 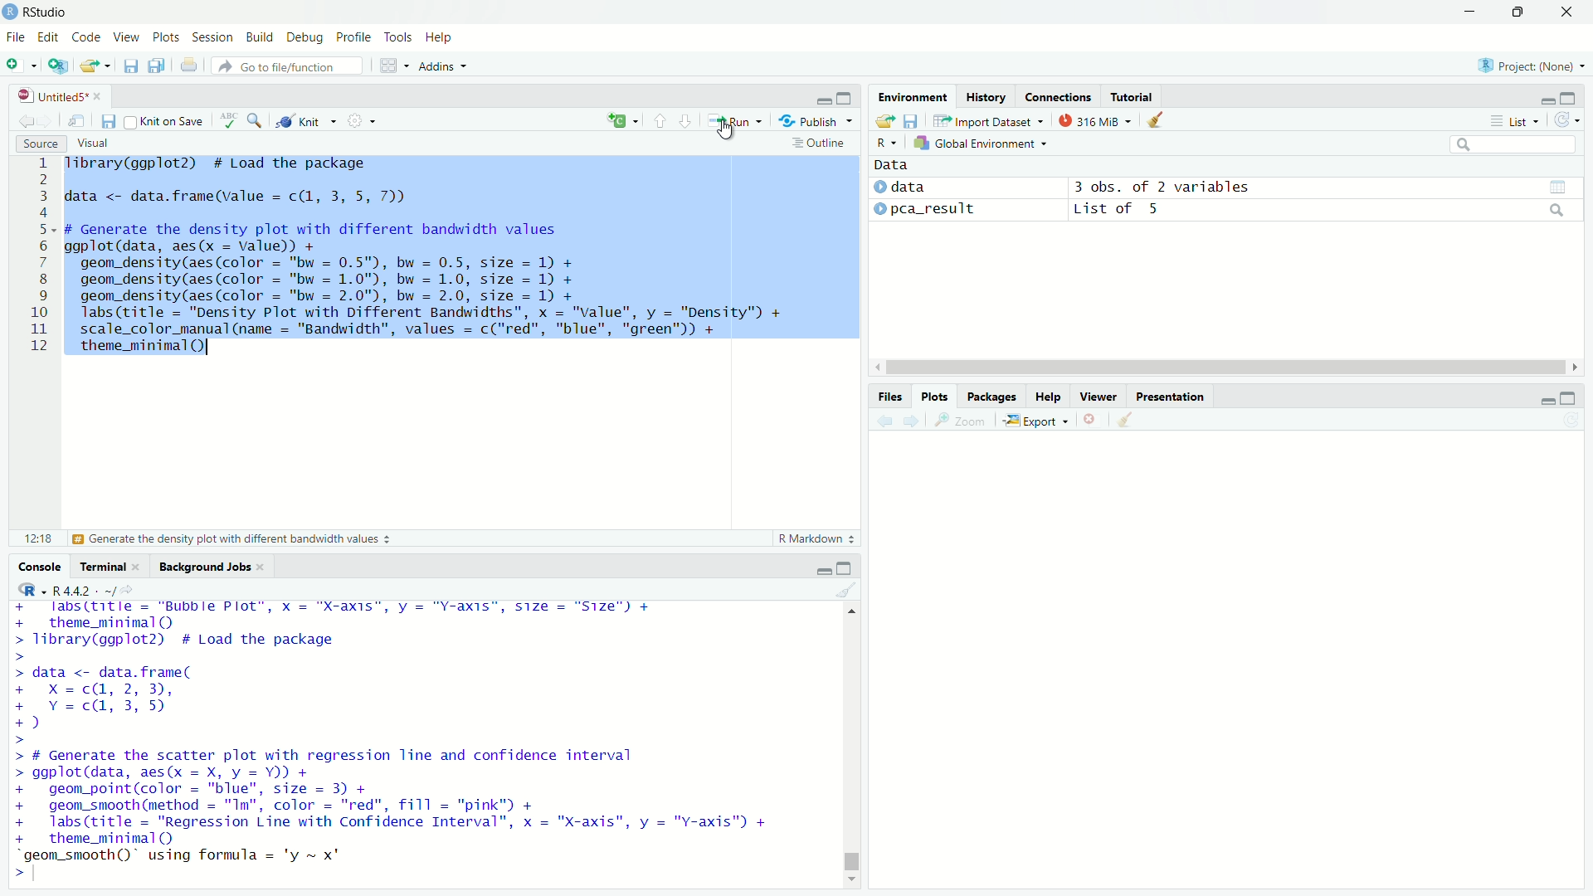 What do you see at coordinates (190, 65) in the screenshot?
I see `Print the current file` at bounding box center [190, 65].